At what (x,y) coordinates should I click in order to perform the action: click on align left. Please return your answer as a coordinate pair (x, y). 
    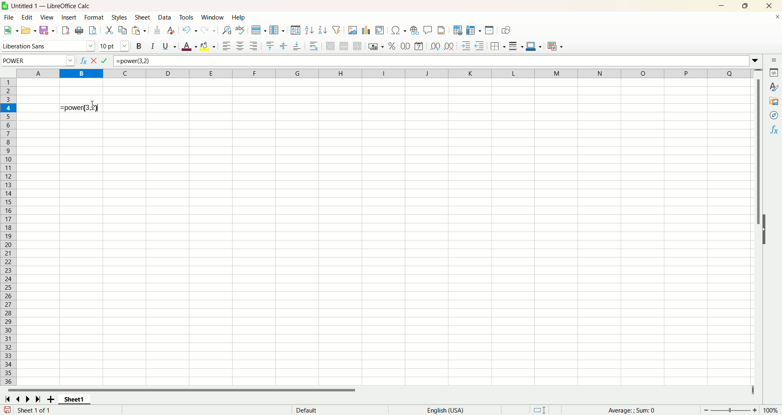
    Looking at the image, I should click on (226, 46).